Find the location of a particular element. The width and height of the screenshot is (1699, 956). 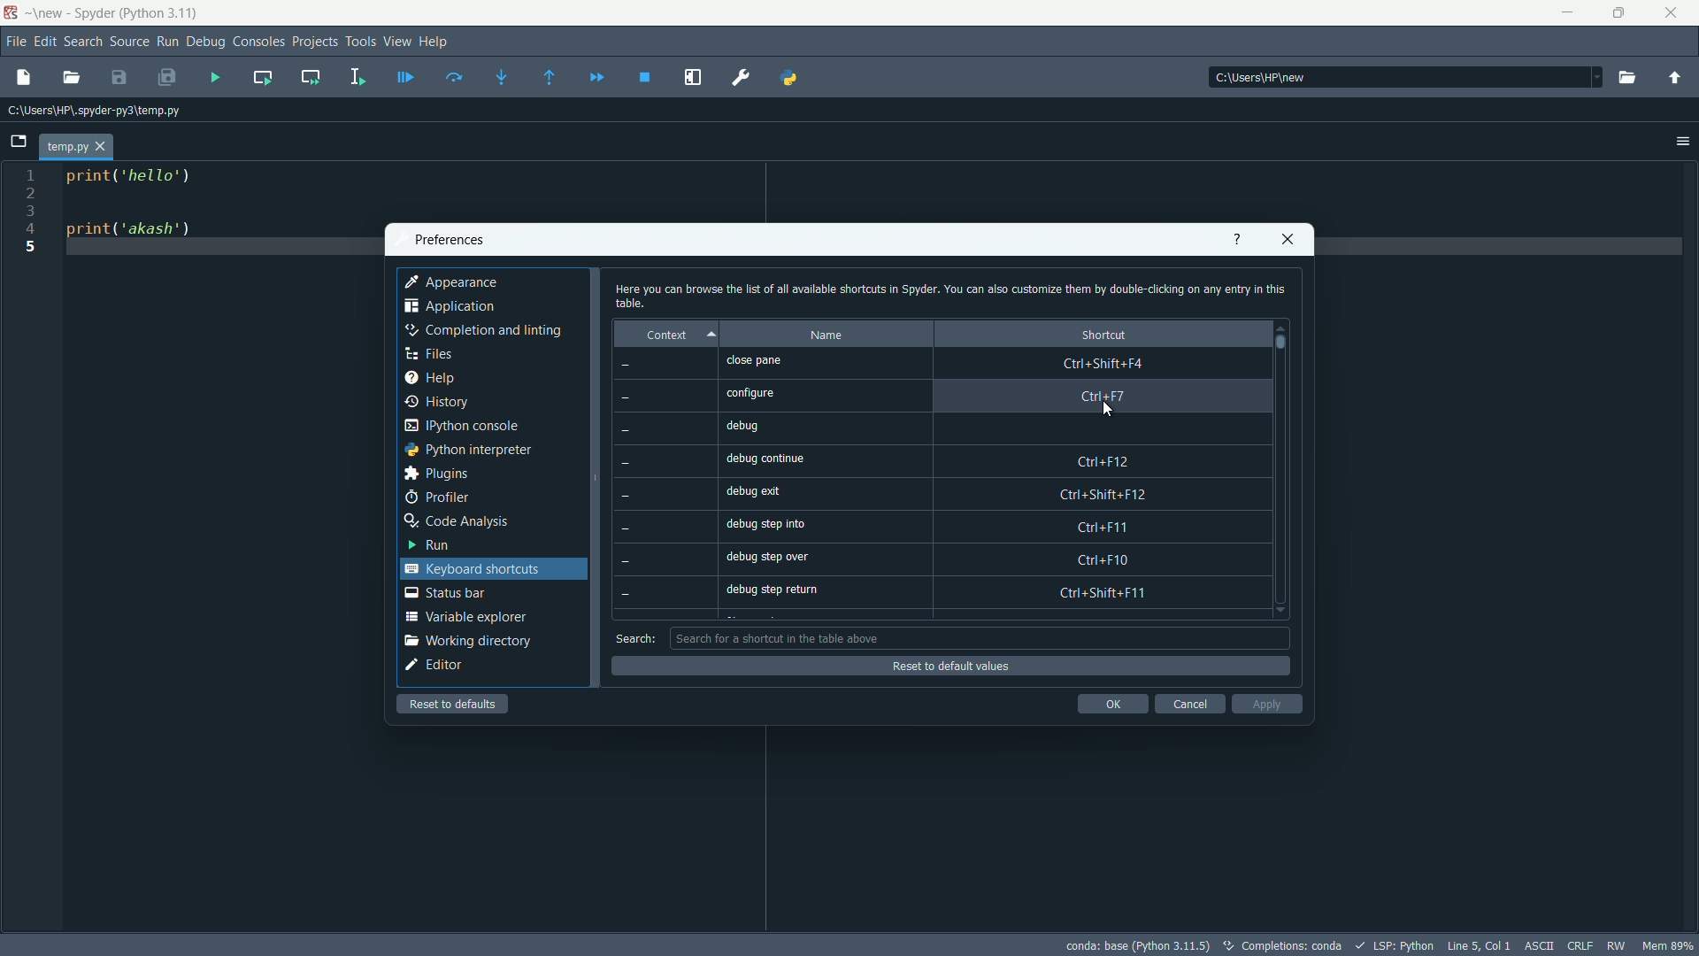

file encoding is located at coordinates (1536, 944).